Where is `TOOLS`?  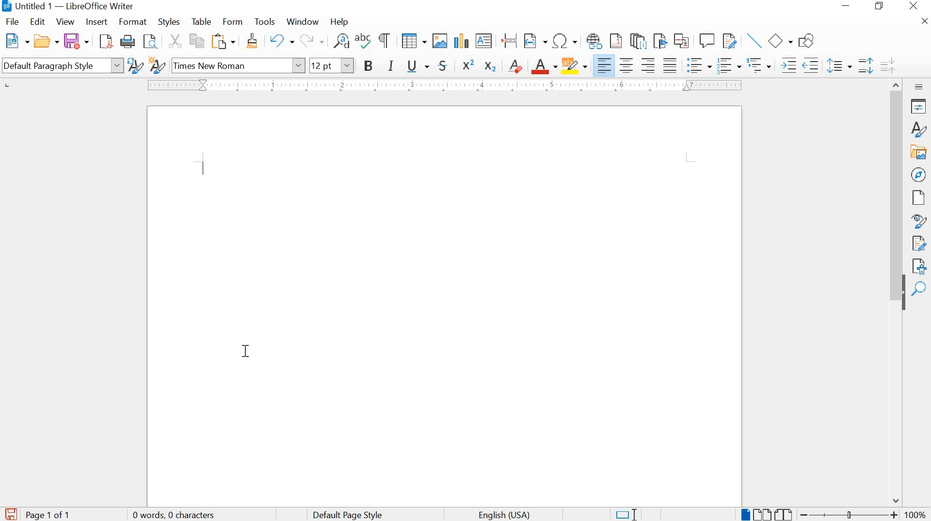 TOOLS is located at coordinates (264, 22).